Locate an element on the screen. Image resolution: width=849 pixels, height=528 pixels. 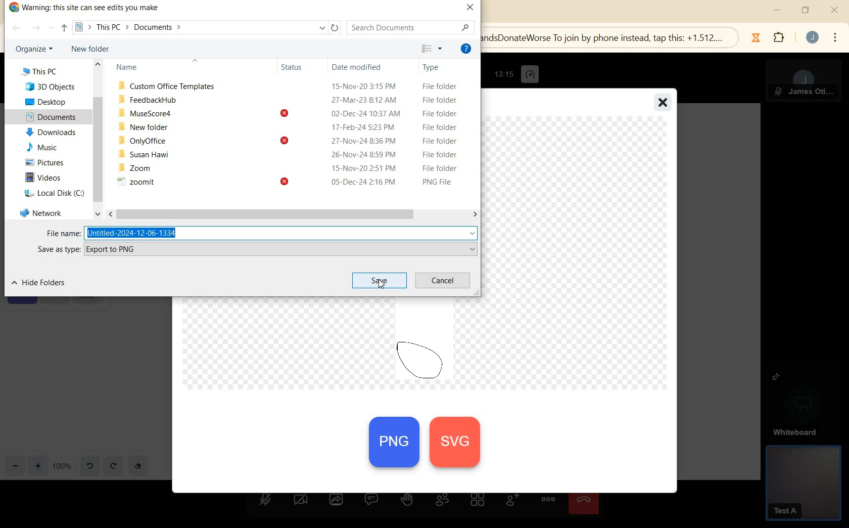
luntitled-2024-12-06-1334 is located at coordinates (143, 232).